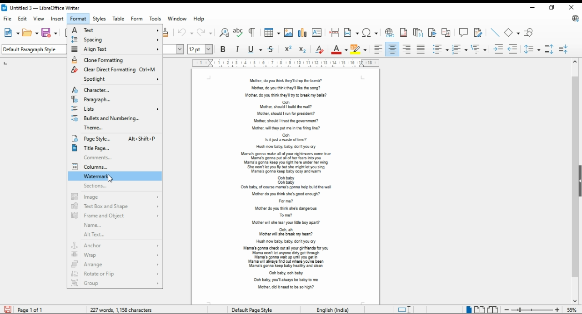  Describe the element at coordinates (168, 32) in the screenshot. I see `clone formatting` at that location.